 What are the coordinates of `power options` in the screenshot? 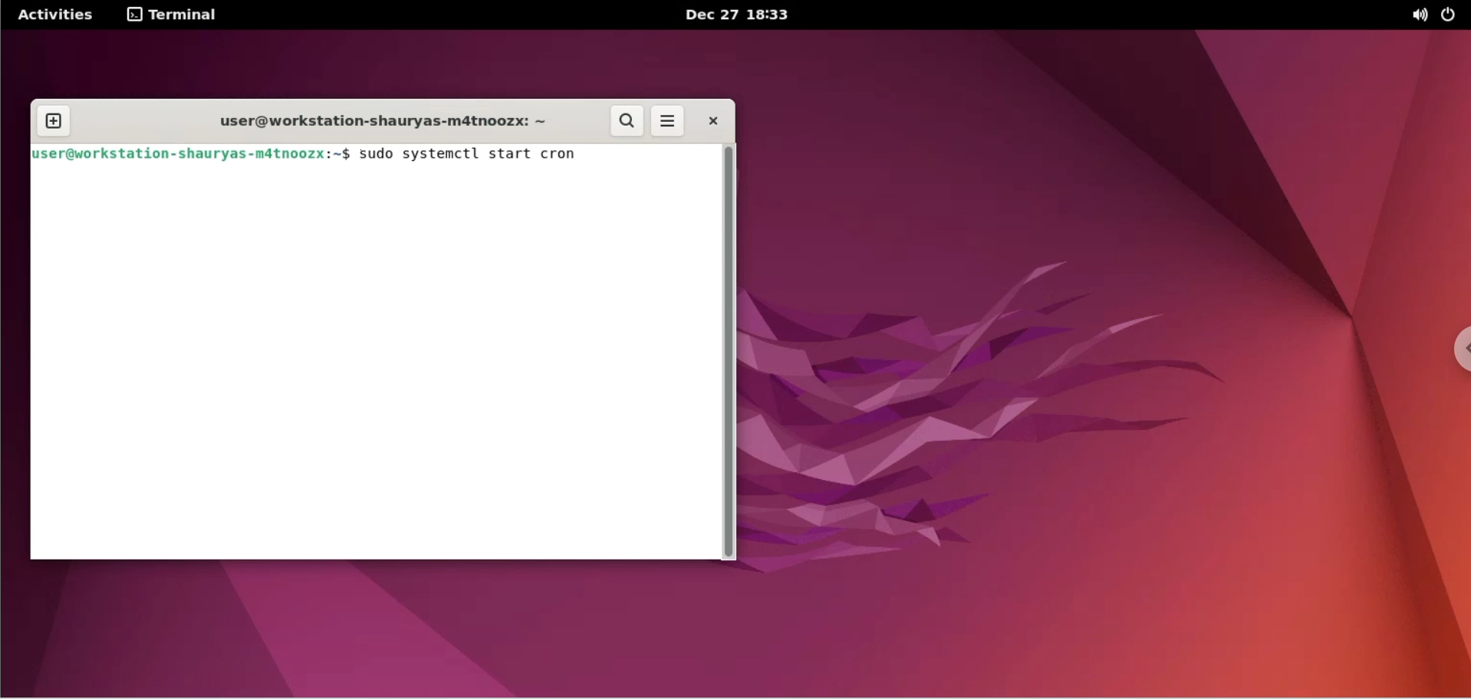 It's located at (1452, 15).